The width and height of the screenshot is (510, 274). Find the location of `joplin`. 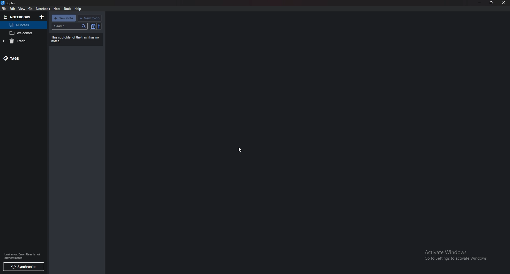

joplin is located at coordinates (10, 3).